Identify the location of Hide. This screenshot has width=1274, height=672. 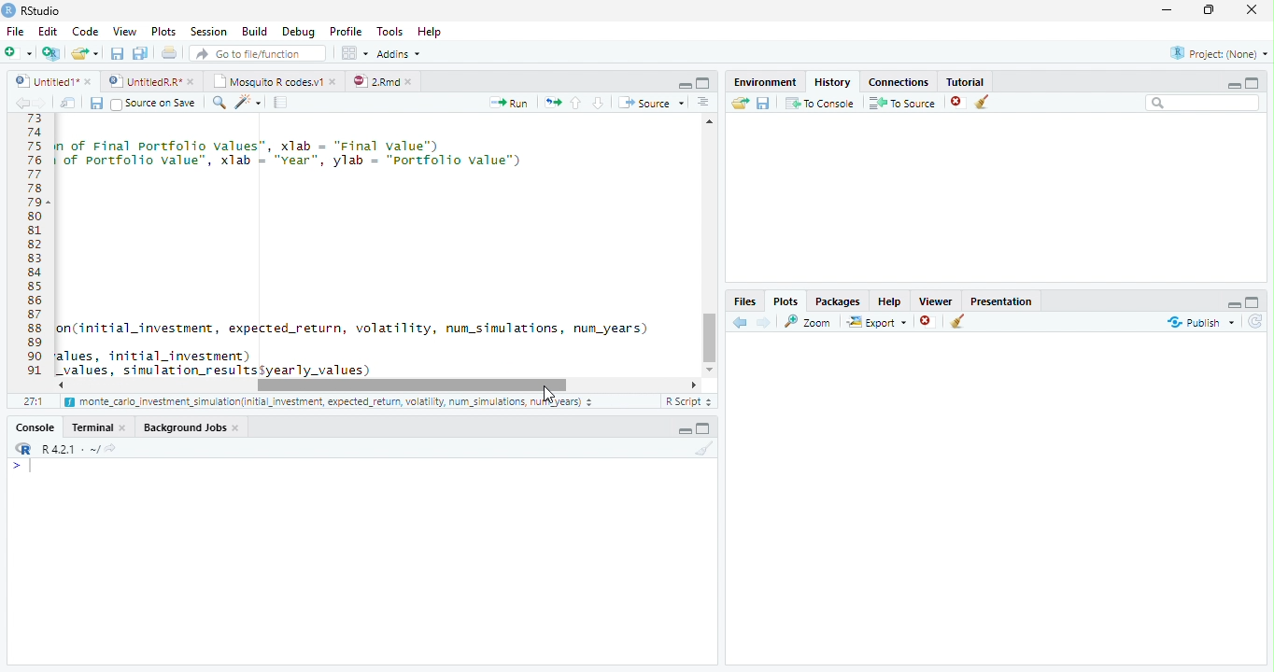
(684, 430).